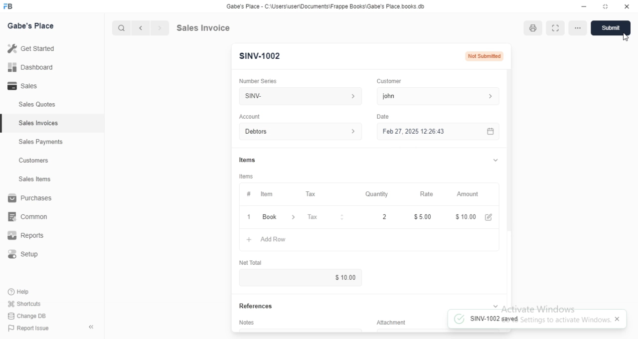 The image size is (638, 339). Describe the element at coordinates (441, 96) in the screenshot. I see `john >` at that location.